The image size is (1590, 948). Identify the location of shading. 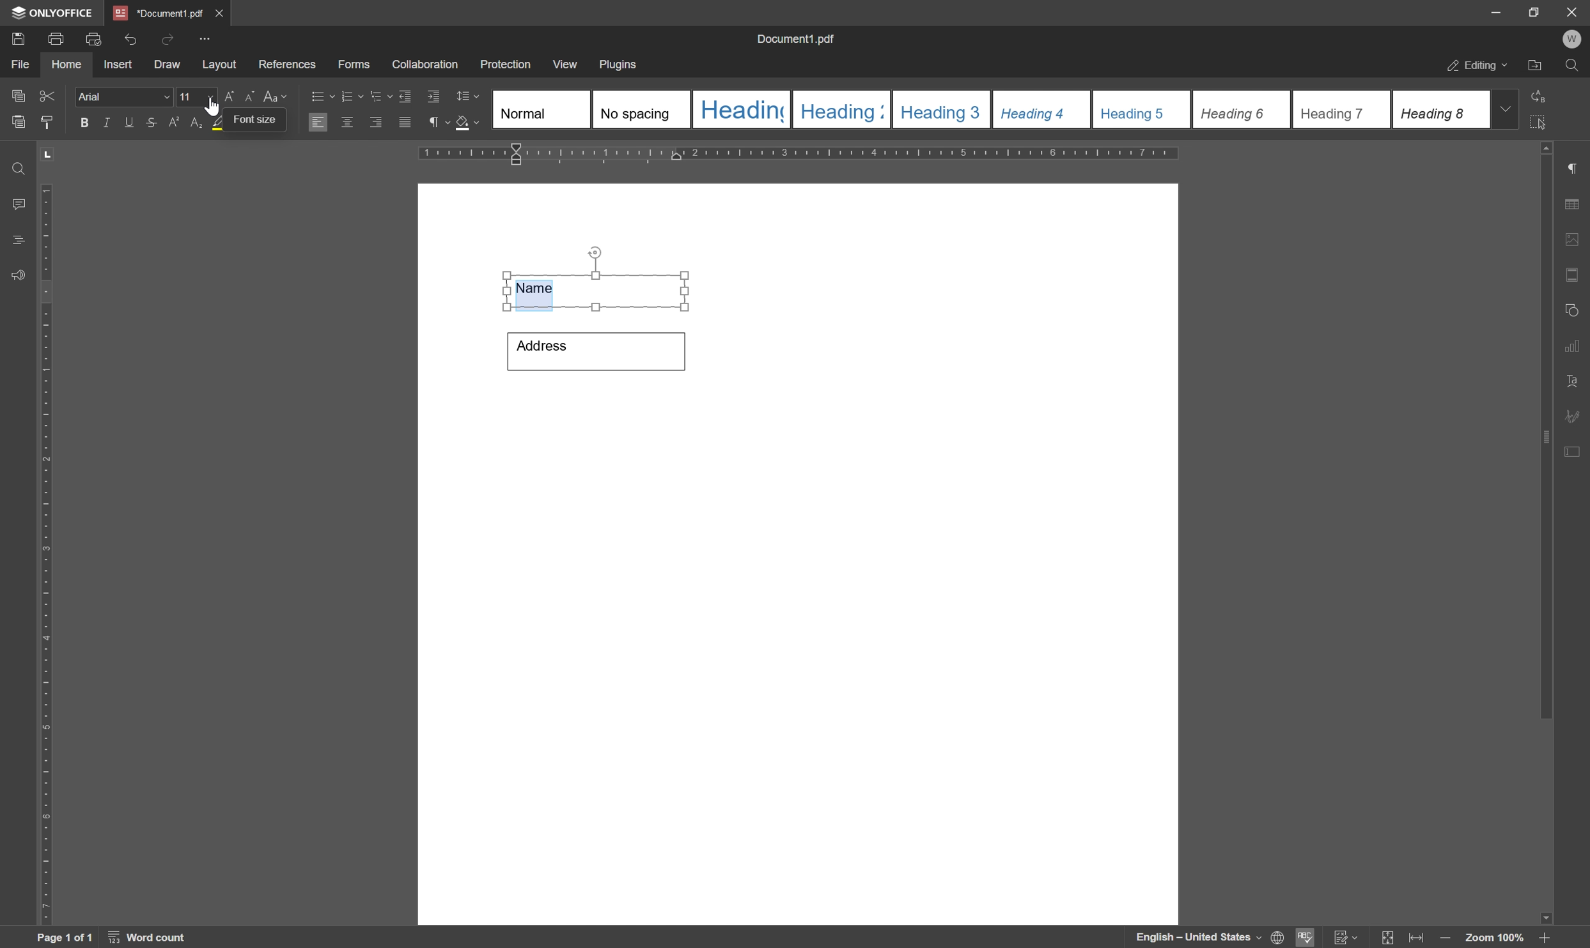
(467, 125).